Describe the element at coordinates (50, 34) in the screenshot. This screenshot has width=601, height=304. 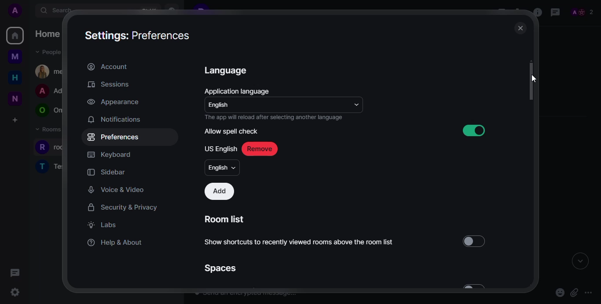
I see `home` at that location.